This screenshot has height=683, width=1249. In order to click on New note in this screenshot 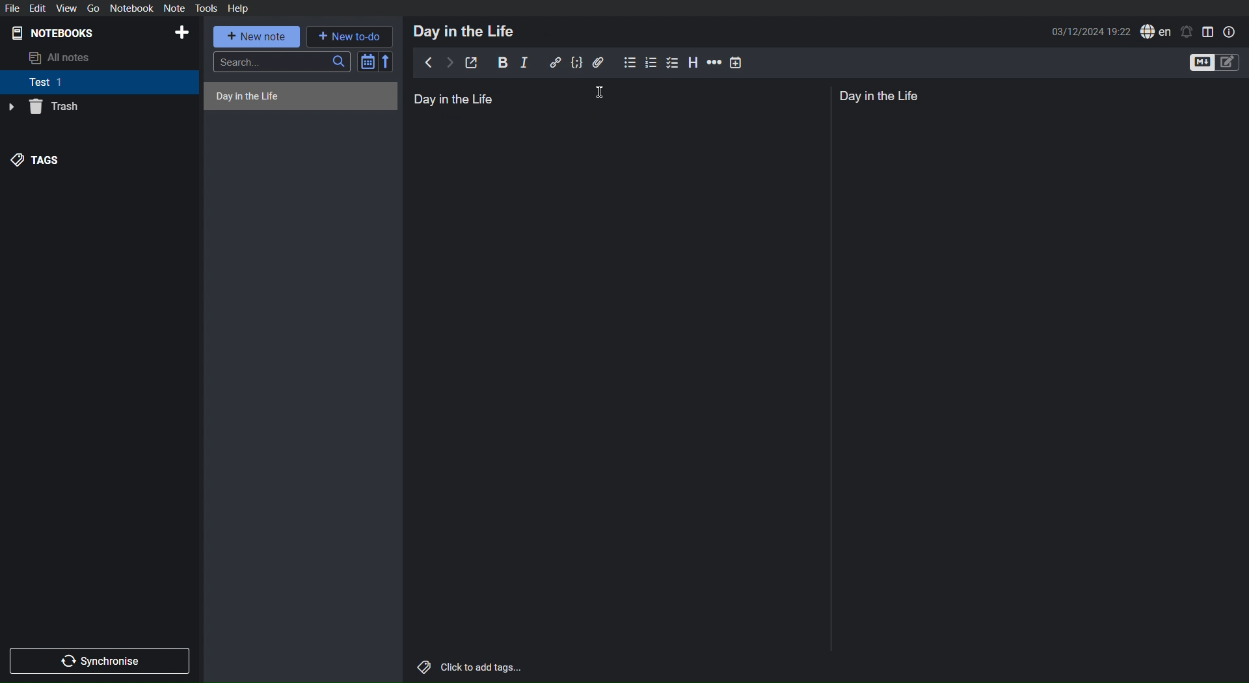, I will do `click(257, 37)`.